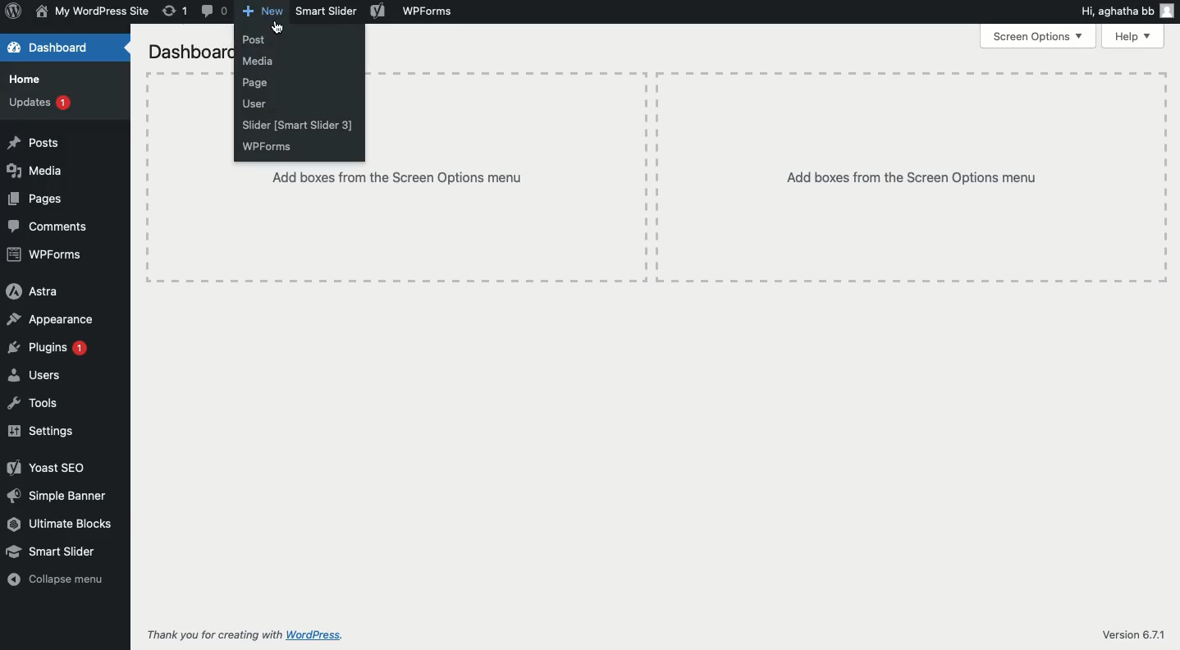 This screenshot has width=1180, height=650. What do you see at coordinates (34, 403) in the screenshot?
I see `Tools` at bounding box center [34, 403].